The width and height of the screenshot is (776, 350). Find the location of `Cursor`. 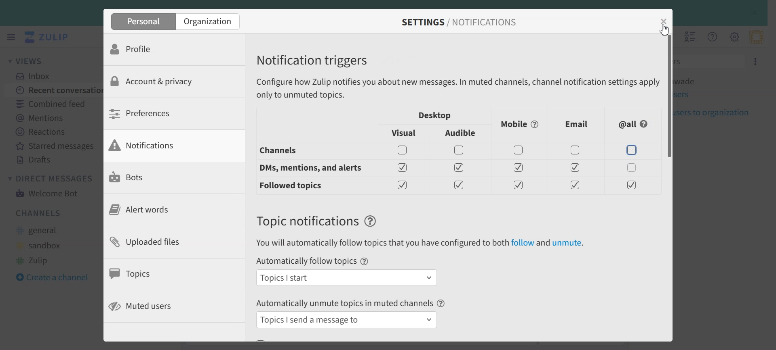

Cursor is located at coordinates (663, 30).